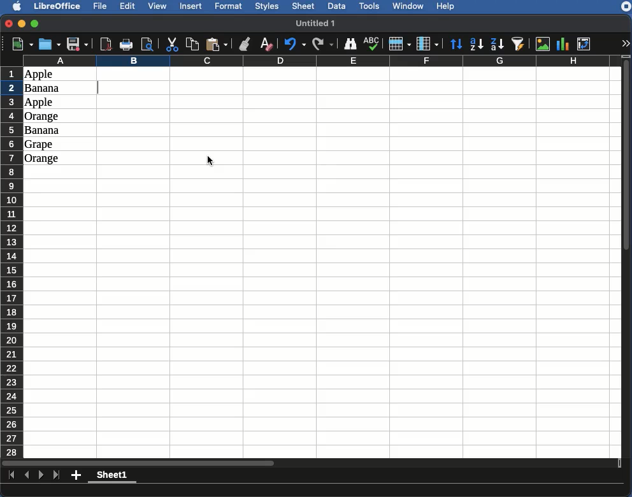  I want to click on New, so click(19, 44).